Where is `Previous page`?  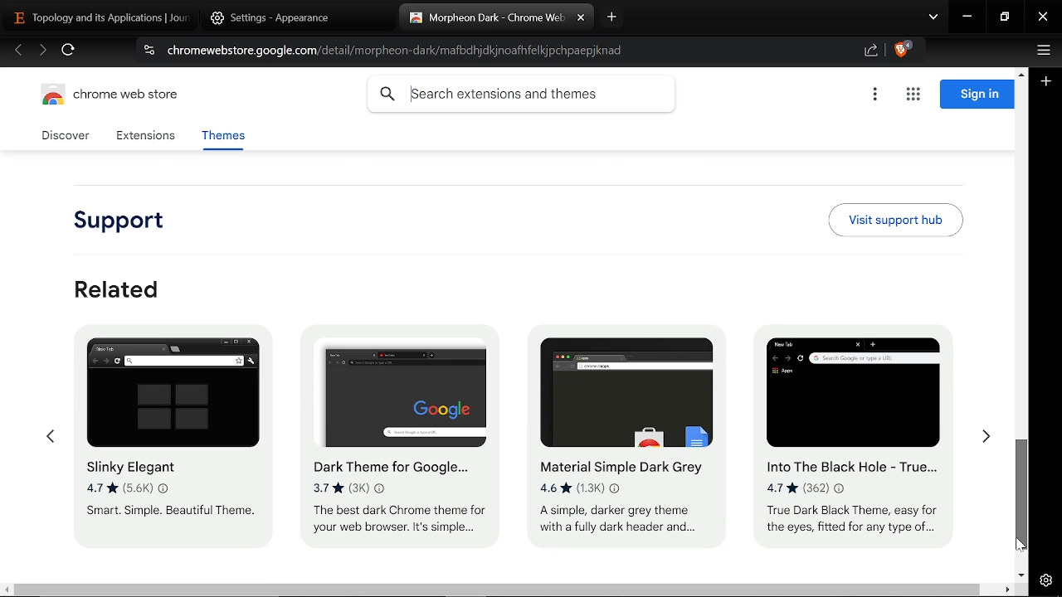 Previous page is located at coordinates (18, 51).